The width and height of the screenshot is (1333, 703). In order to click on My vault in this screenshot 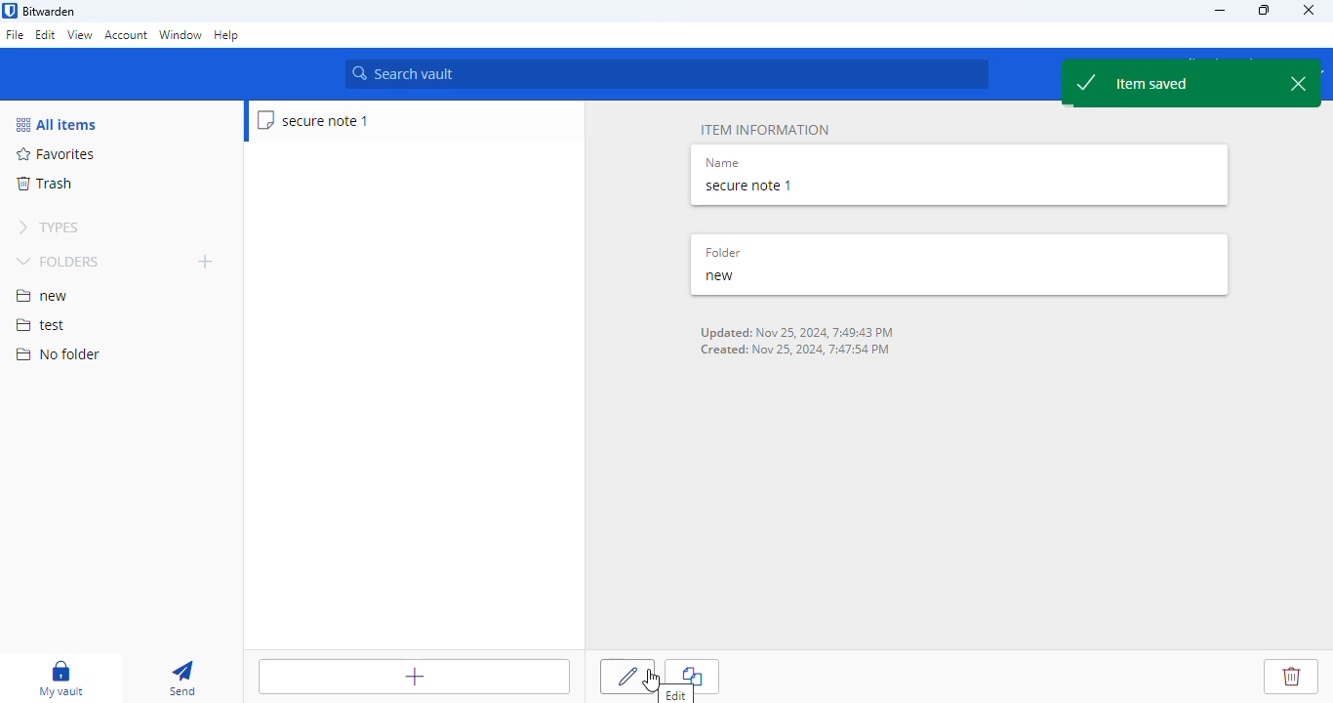, I will do `click(58, 678)`.